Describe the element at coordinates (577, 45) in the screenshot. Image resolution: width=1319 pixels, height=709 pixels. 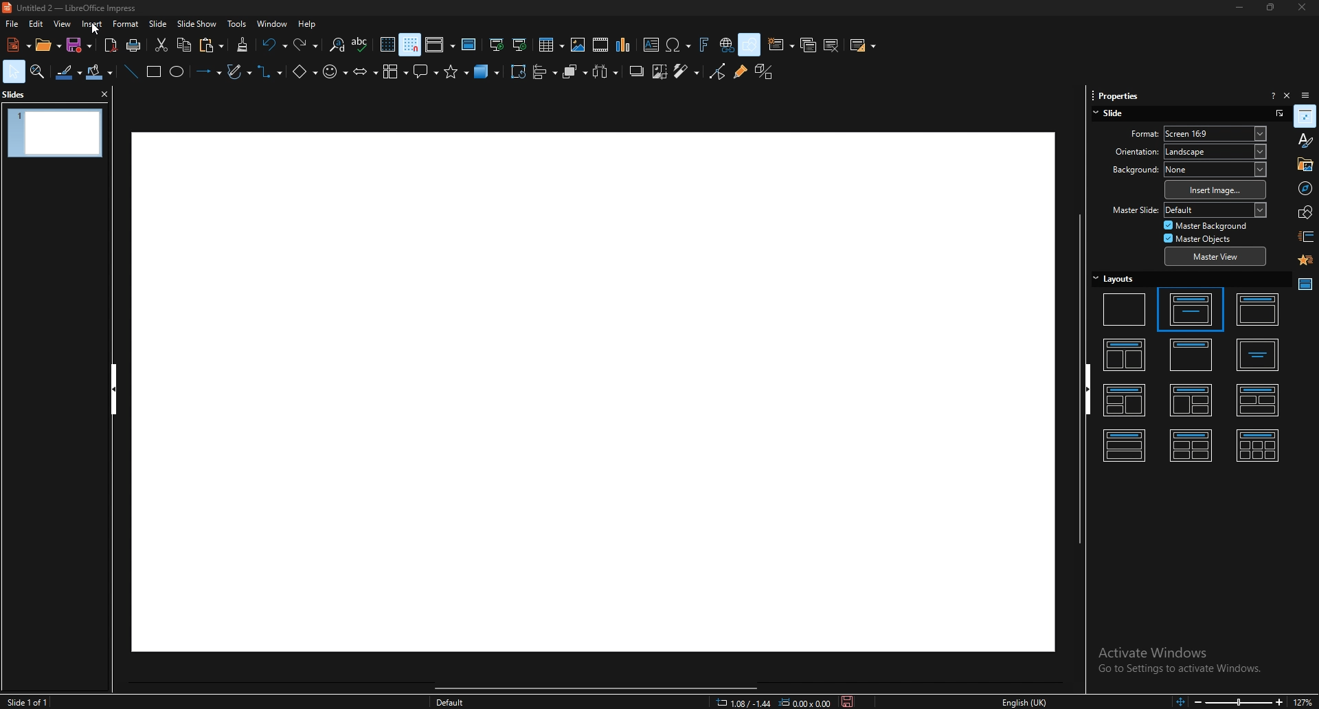
I see `insert image` at that location.